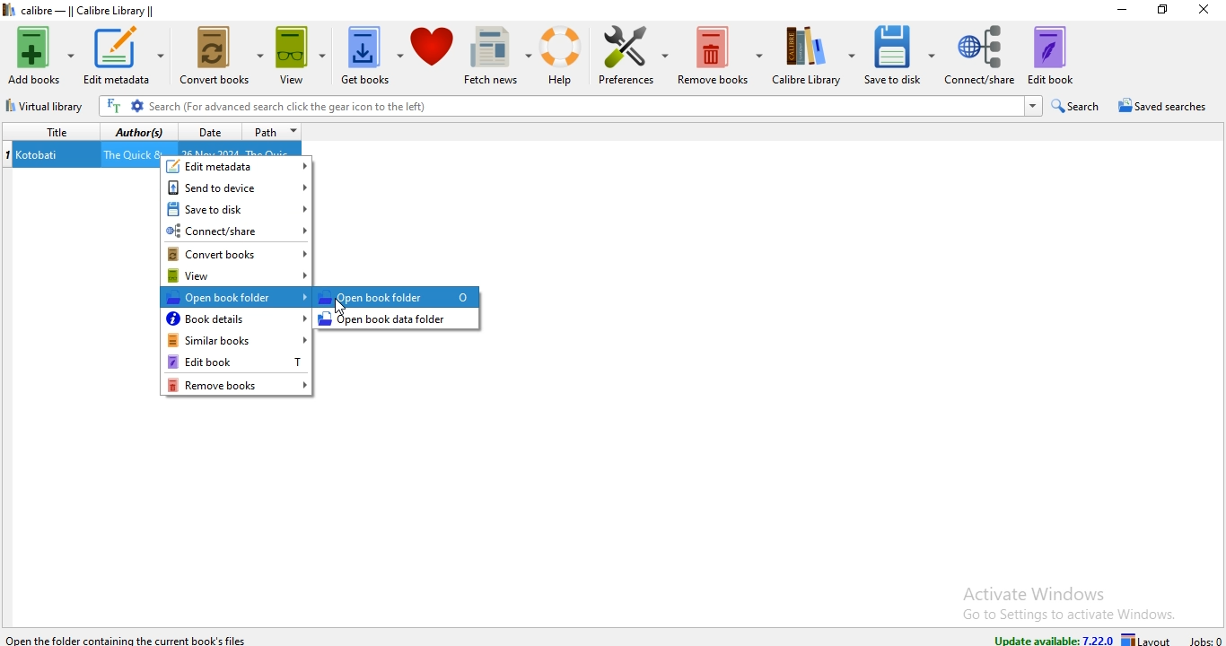  Describe the element at coordinates (570, 106) in the screenshot. I see `Search (For advanced search click the gear icon to the left)` at that location.